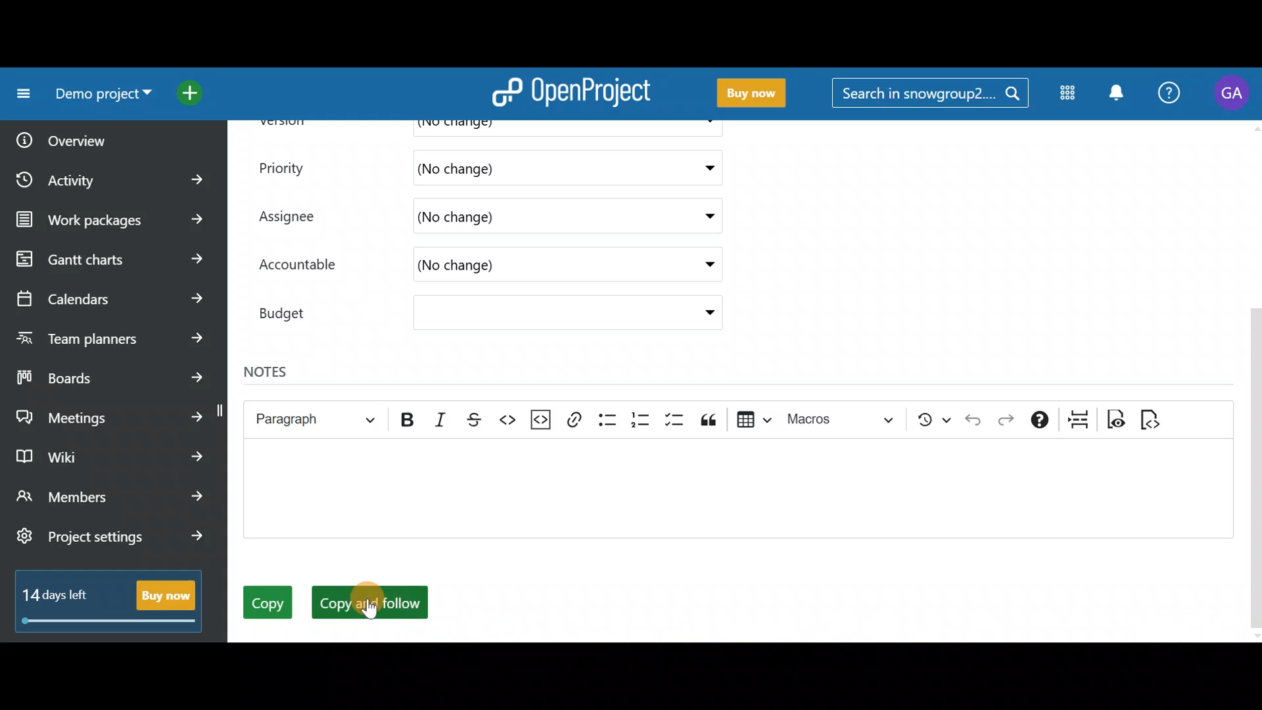  What do you see at coordinates (291, 168) in the screenshot?
I see `Priority` at bounding box center [291, 168].